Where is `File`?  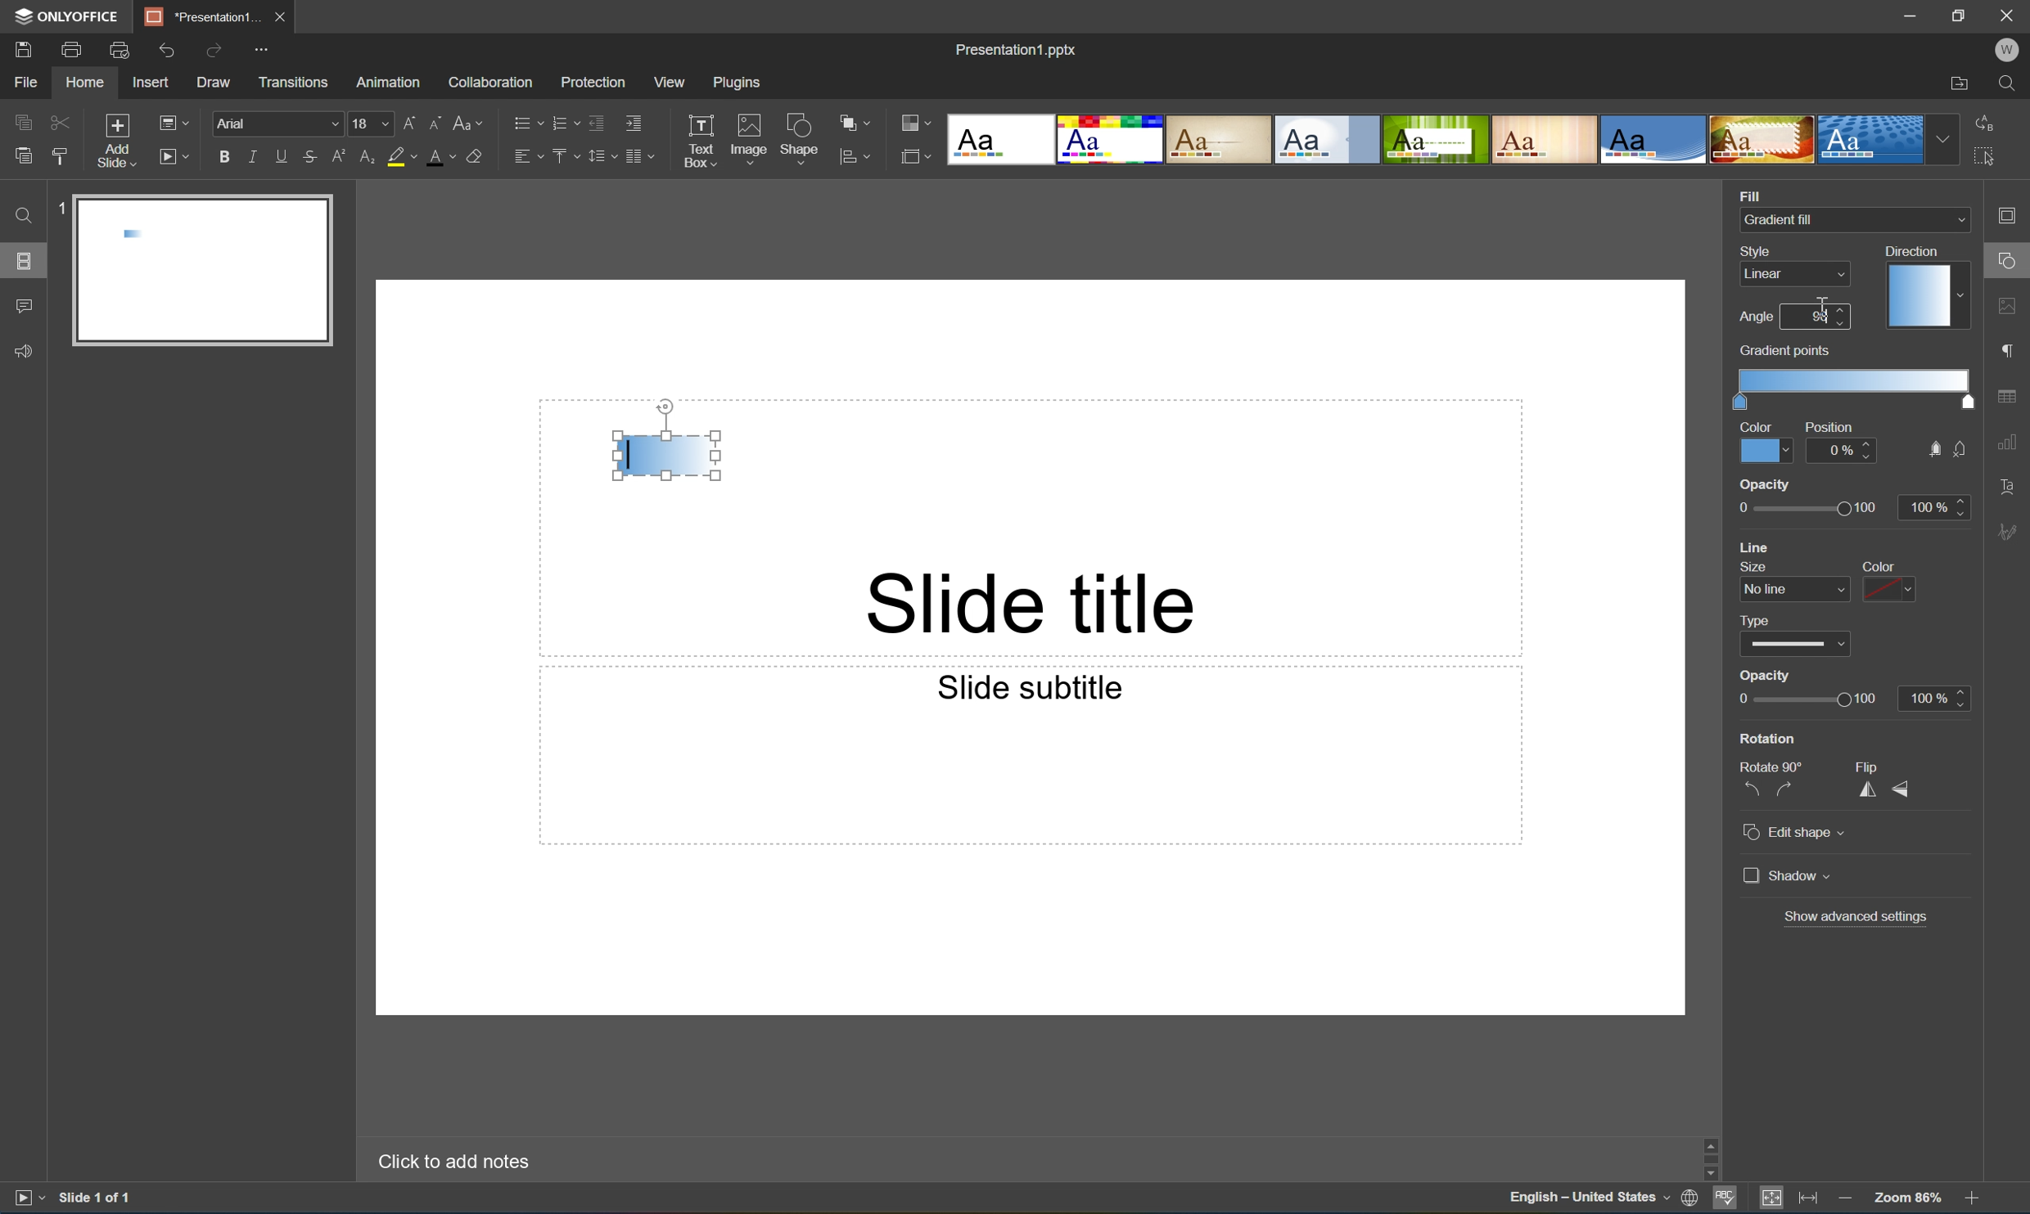 File is located at coordinates (25, 82).